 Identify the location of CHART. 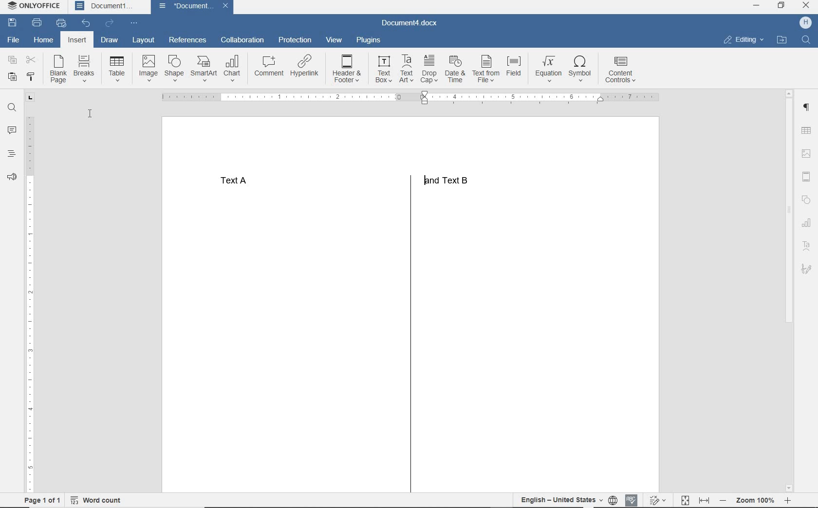
(233, 68).